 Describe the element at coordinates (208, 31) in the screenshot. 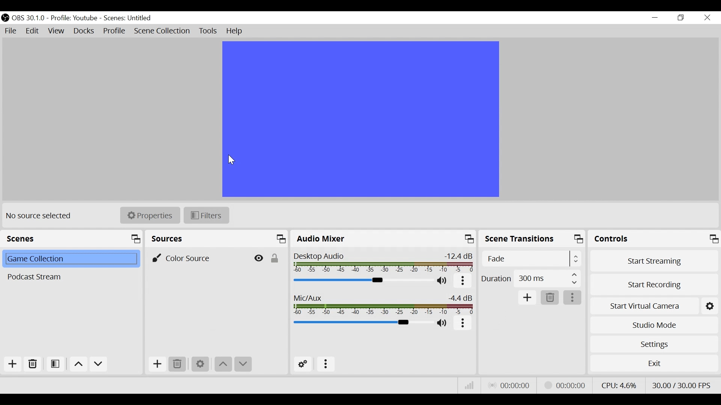

I see `Tools` at that location.